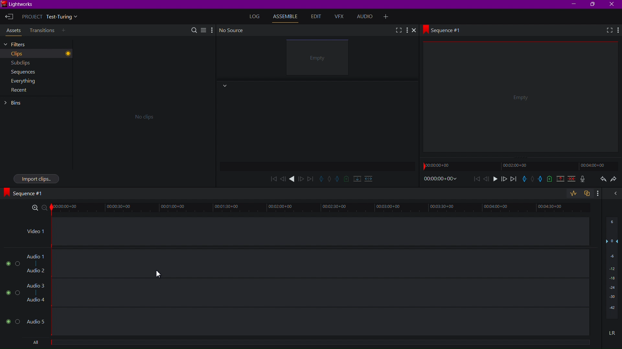 The image size is (622, 349). What do you see at coordinates (356, 178) in the screenshot?
I see `vertical break` at bounding box center [356, 178].